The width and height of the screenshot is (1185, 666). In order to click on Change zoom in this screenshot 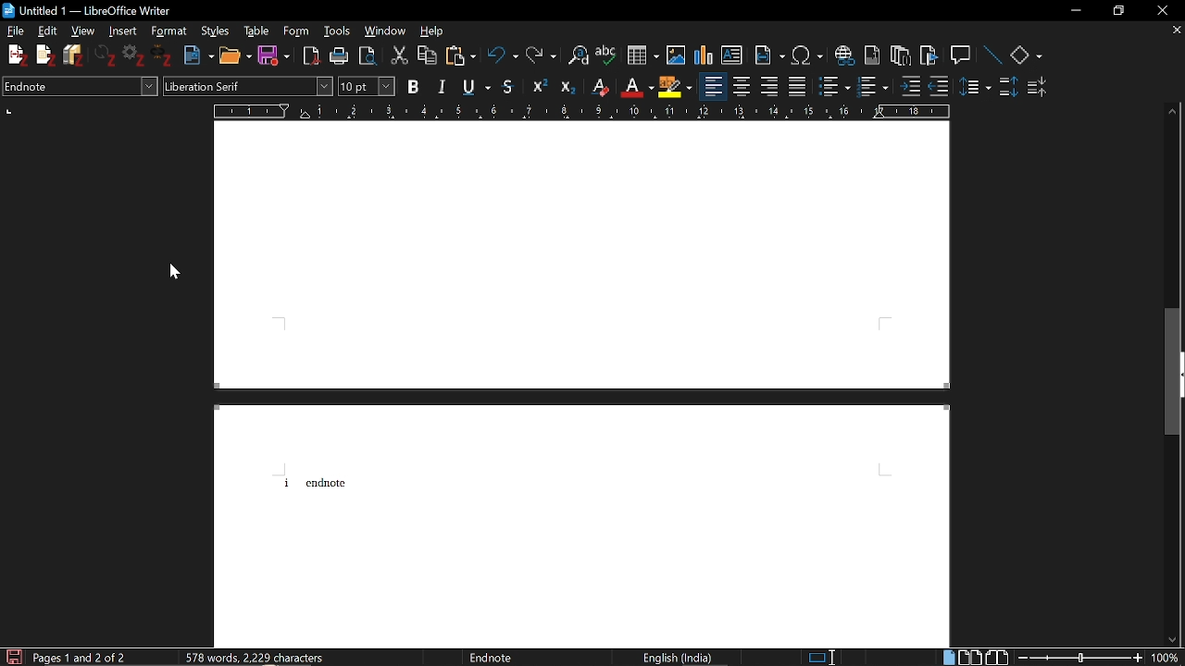, I will do `click(1080, 658)`.